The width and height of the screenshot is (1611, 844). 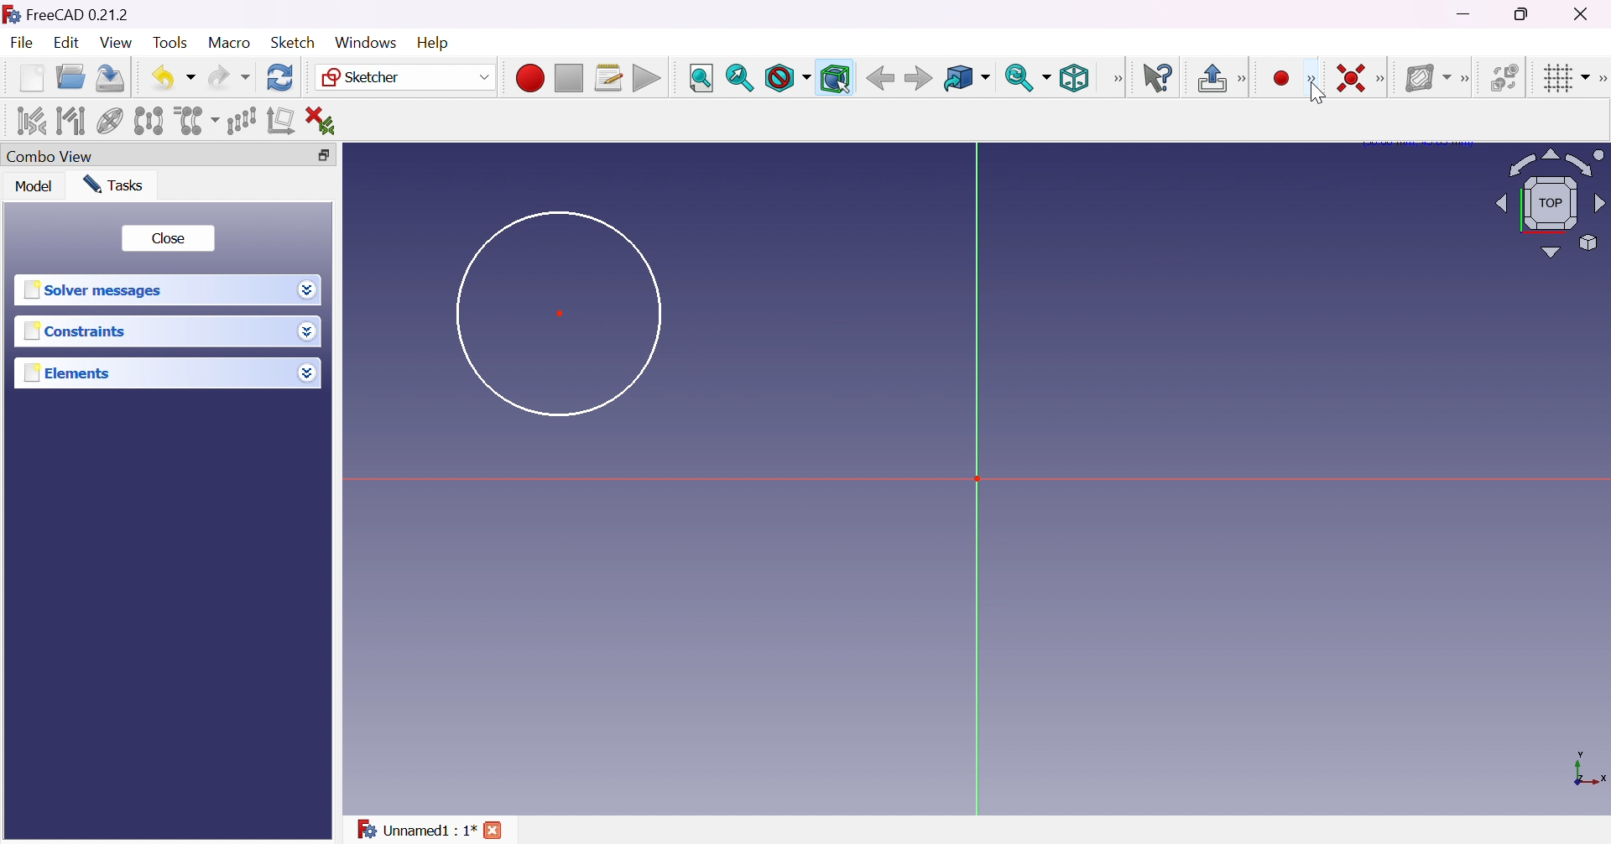 I want to click on Redo, so click(x=229, y=77).